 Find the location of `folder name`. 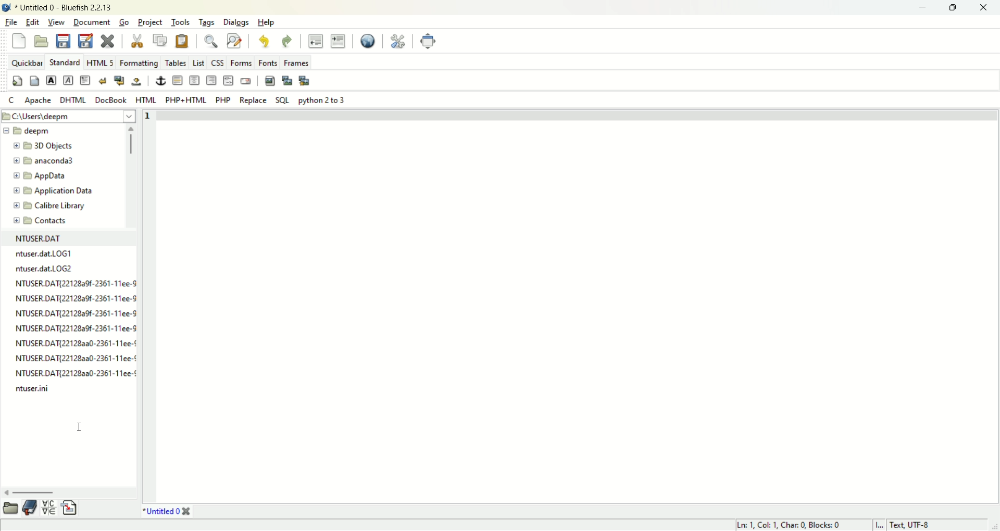

folder name is located at coordinates (56, 147).